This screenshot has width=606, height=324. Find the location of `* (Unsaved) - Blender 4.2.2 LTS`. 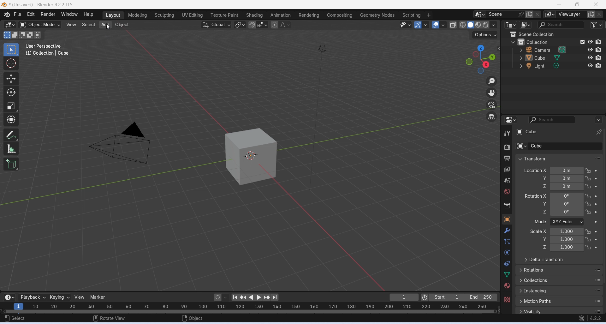

* (Unsaved) - Blender 4.2.2 LTS is located at coordinates (41, 5).